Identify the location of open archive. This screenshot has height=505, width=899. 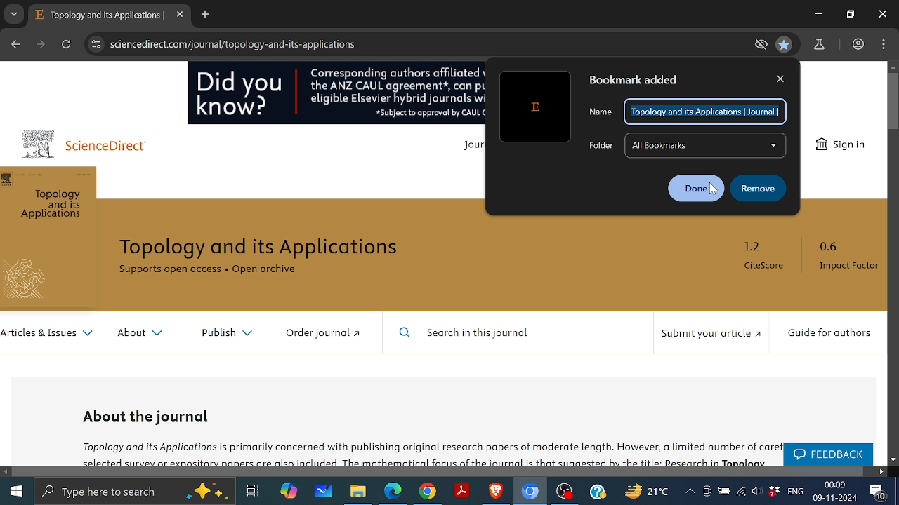
(276, 272).